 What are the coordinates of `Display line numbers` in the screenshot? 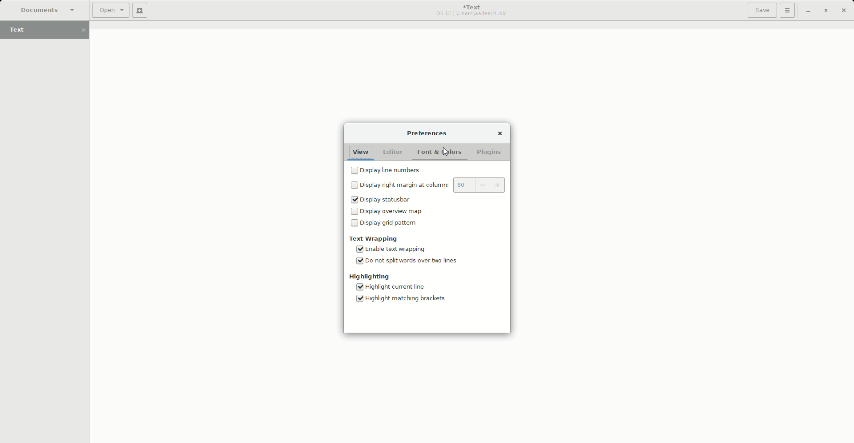 It's located at (385, 169).